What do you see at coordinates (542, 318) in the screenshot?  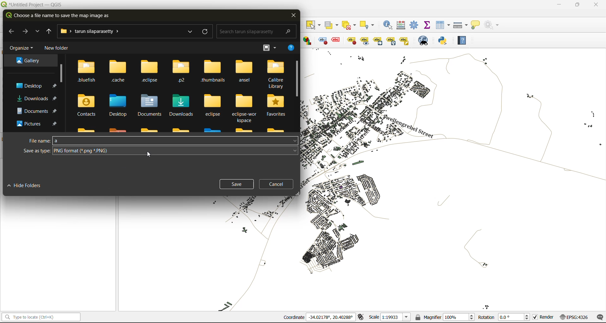 I see `render` at bounding box center [542, 318].